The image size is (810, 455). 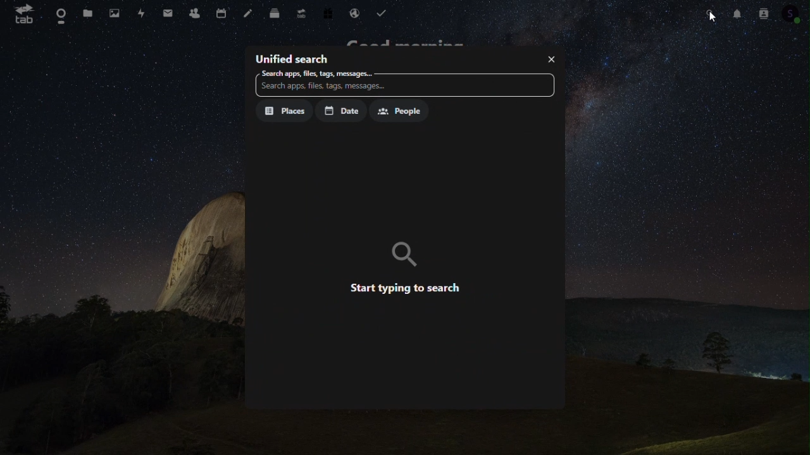 I want to click on Free trial, so click(x=327, y=10).